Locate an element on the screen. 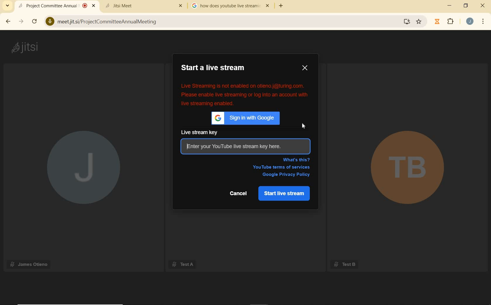 The image size is (491, 305). tab is located at coordinates (225, 6).